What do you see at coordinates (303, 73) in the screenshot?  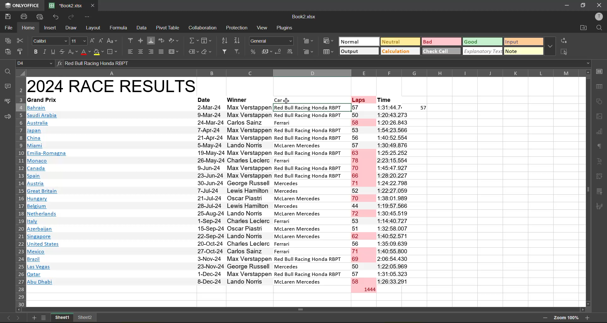 I see `column names` at bounding box center [303, 73].